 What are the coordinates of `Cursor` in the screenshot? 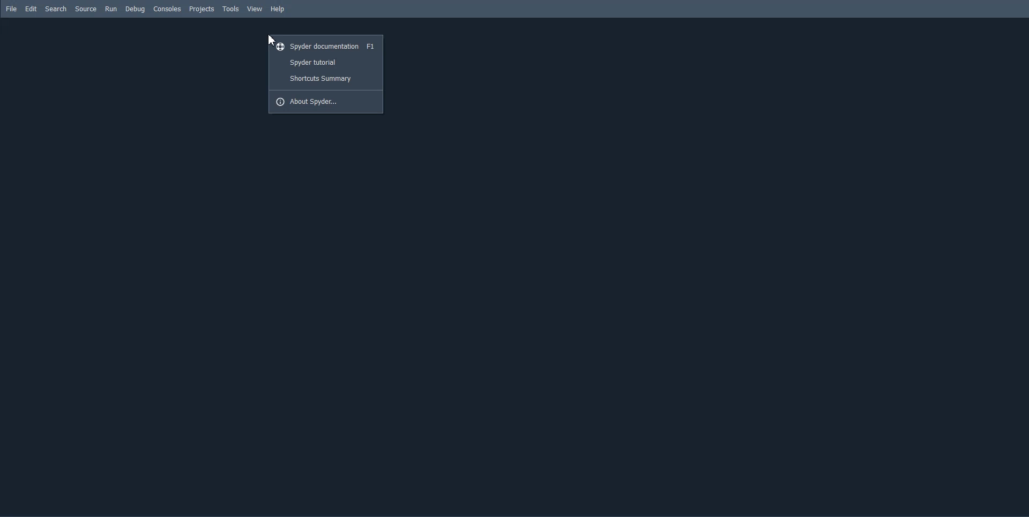 It's located at (272, 40).